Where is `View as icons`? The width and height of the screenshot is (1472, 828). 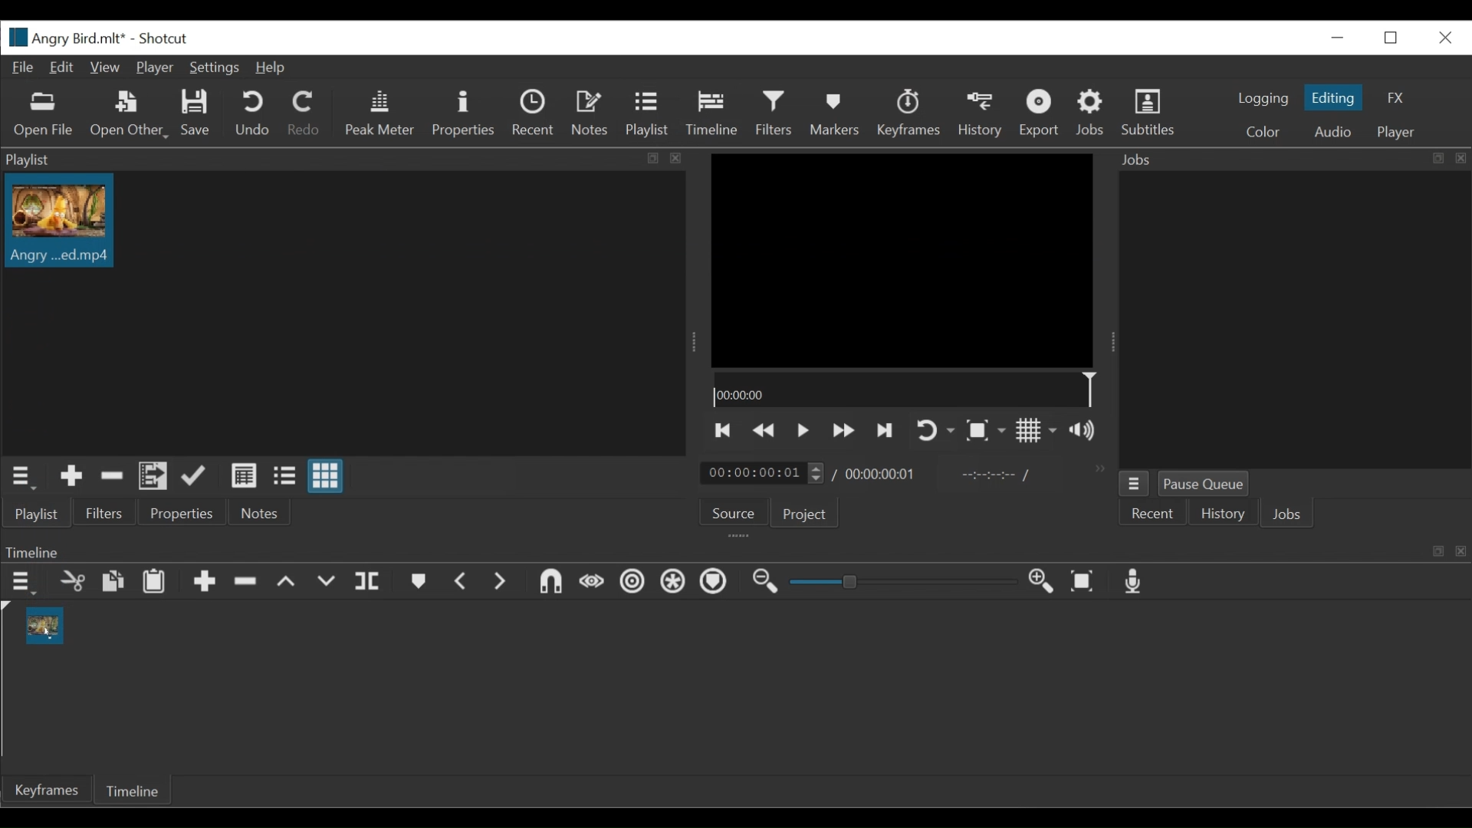
View as icons is located at coordinates (324, 477).